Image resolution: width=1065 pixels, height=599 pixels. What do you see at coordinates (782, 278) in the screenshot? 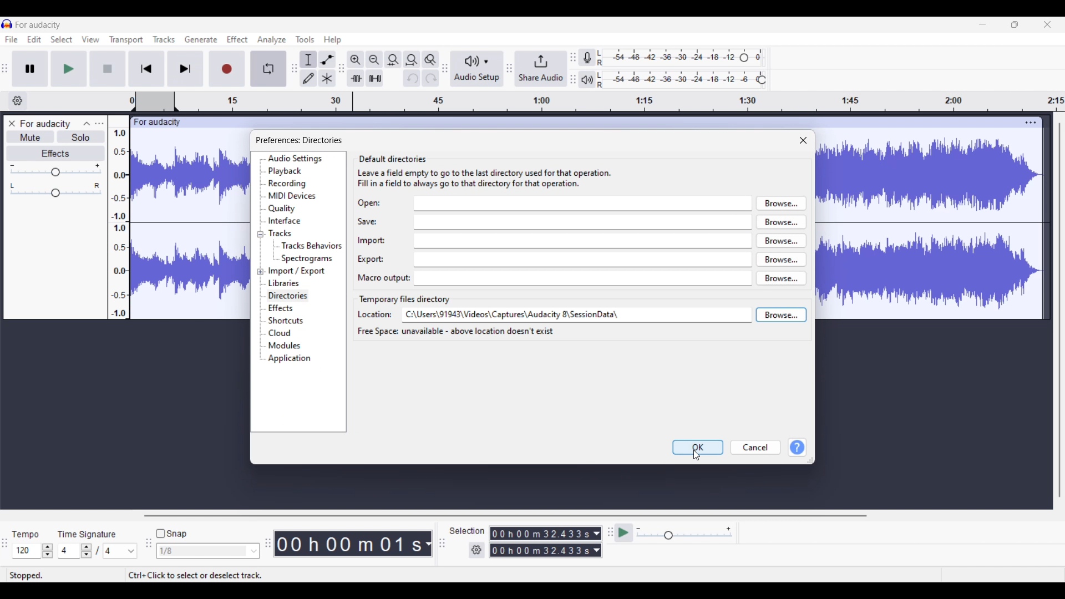
I see `browse` at bounding box center [782, 278].